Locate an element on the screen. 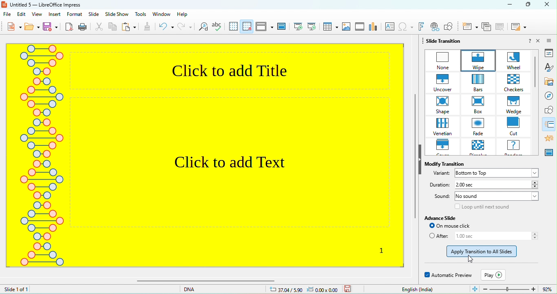 The height and width of the screenshot is (294, 557). vedio is located at coordinates (360, 26).